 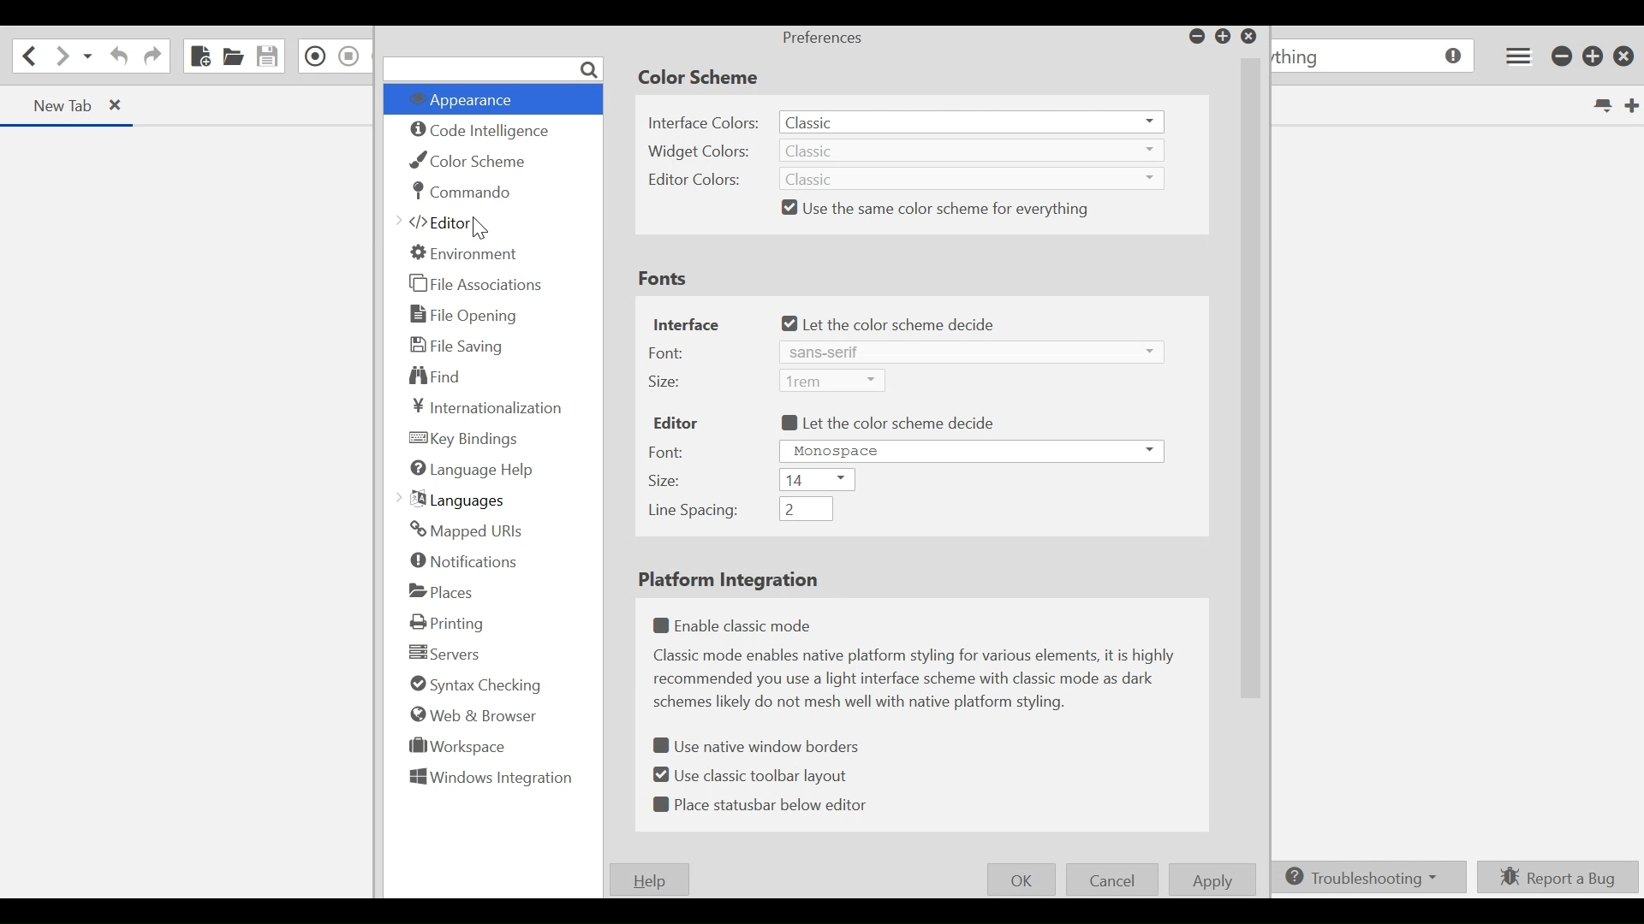 I want to click on Recent location, so click(x=86, y=56).